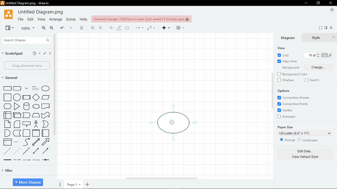 The image size is (337, 189). Describe the element at coordinates (87, 184) in the screenshot. I see `Add page ` at that location.